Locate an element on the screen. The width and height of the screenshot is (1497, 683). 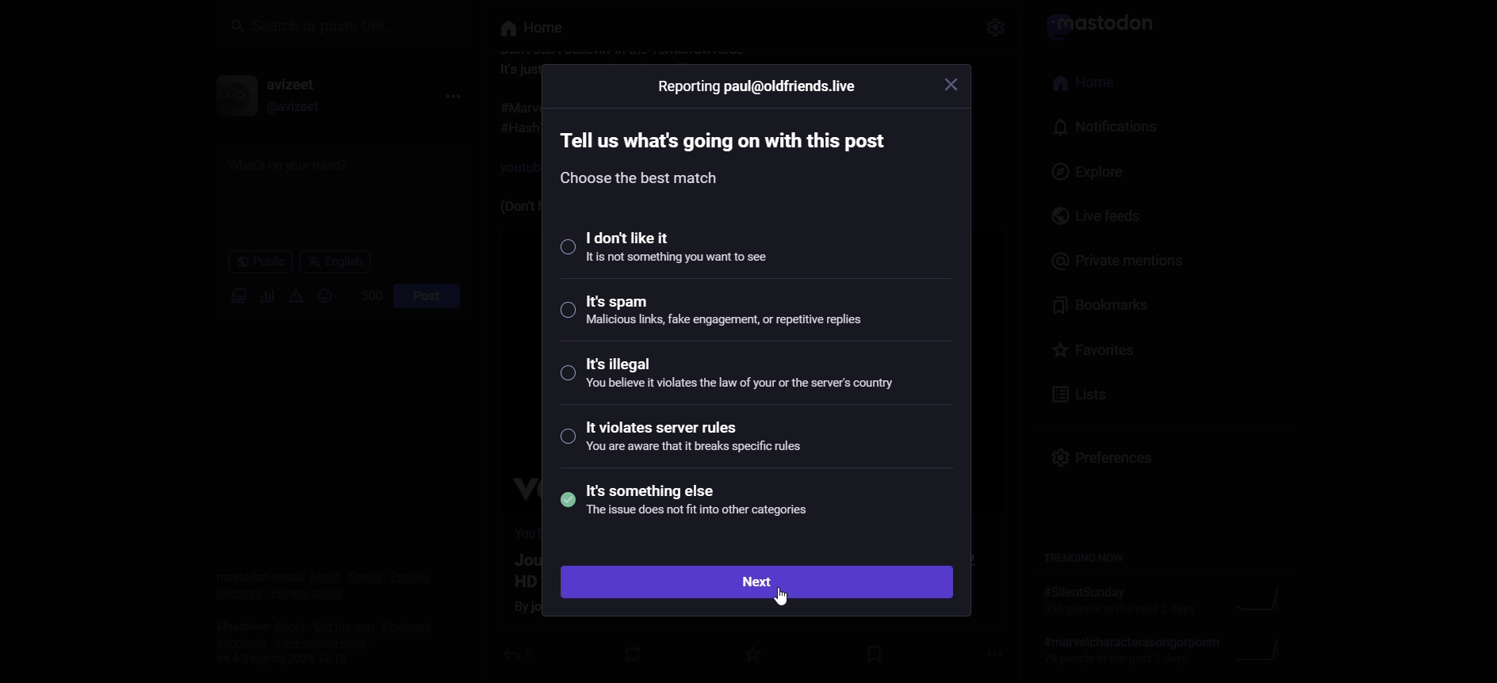
next is located at coordinates (760, 583).